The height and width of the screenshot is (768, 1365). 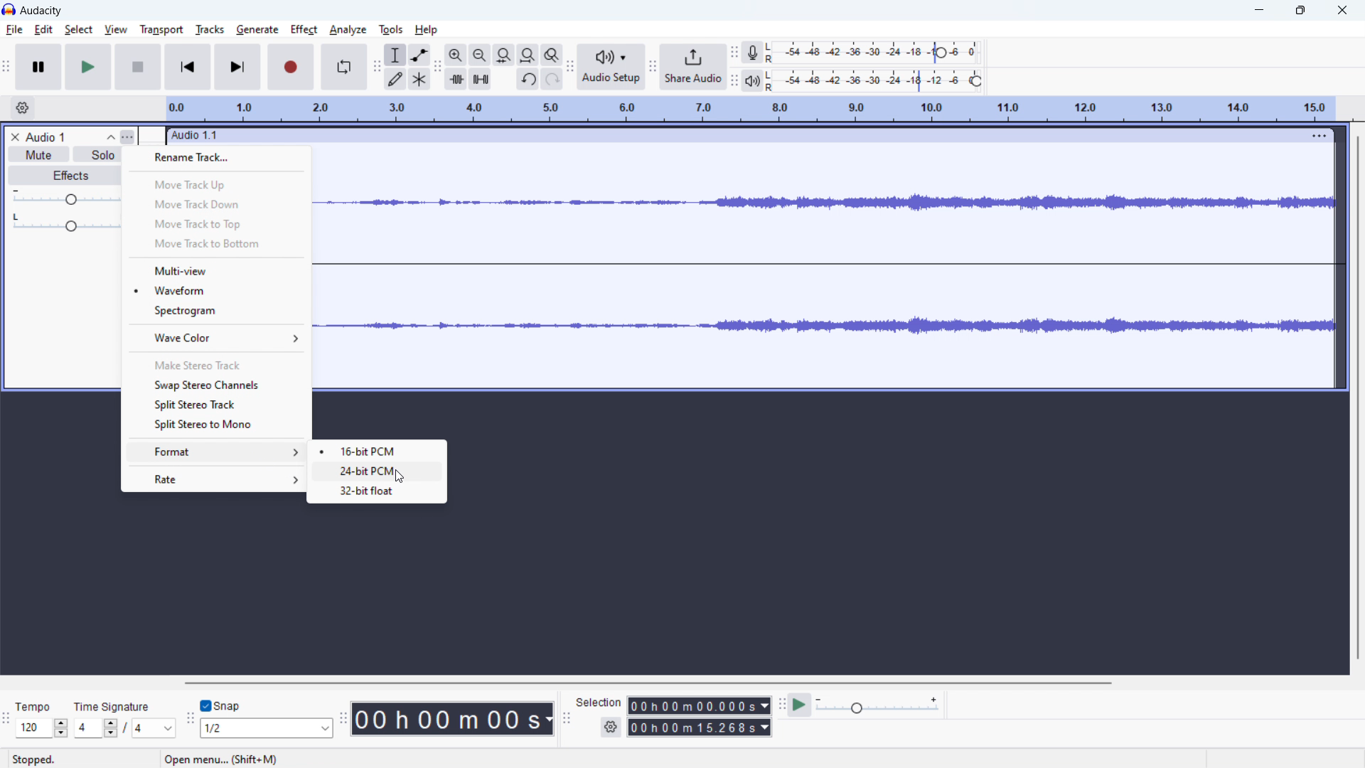 I want to click on wave color, so click(x=217, y=338).